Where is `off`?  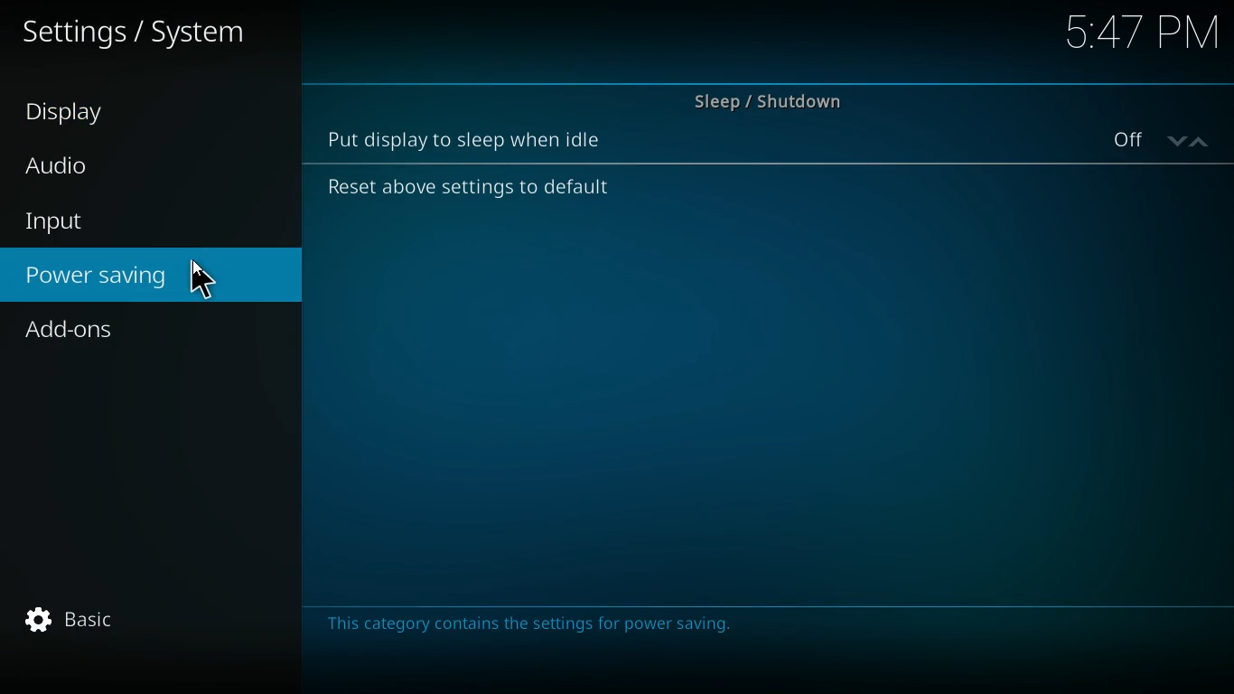 off is located at coordinates (1168, 143).